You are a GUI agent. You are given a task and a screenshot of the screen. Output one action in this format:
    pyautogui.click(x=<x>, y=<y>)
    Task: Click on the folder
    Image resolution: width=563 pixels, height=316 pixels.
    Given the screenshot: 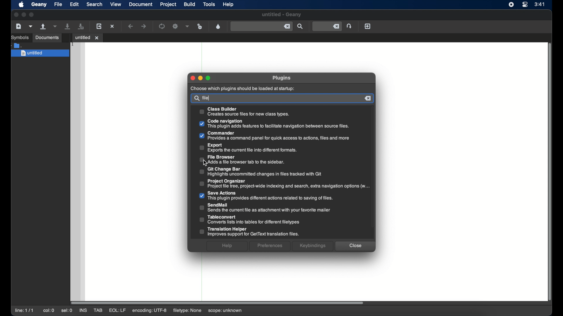 What is the action you would take?
    pyautogui.click(x=17, y=45)
    